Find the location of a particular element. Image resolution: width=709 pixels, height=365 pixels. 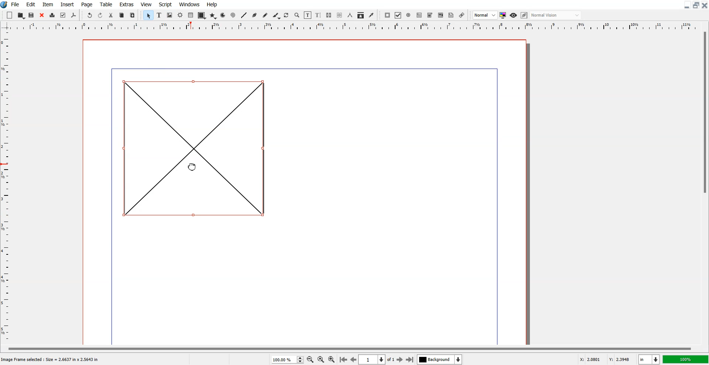

Edit is located at coordinates (31, 4).